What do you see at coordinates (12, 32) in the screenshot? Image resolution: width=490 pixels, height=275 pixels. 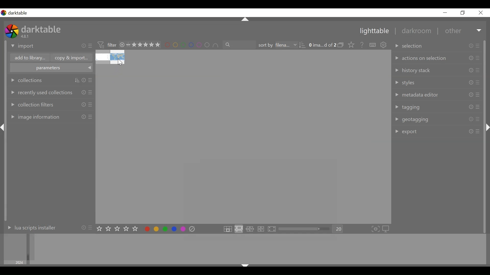 I see `Darktable Desktop Icon` at bounding box center [12, 32].